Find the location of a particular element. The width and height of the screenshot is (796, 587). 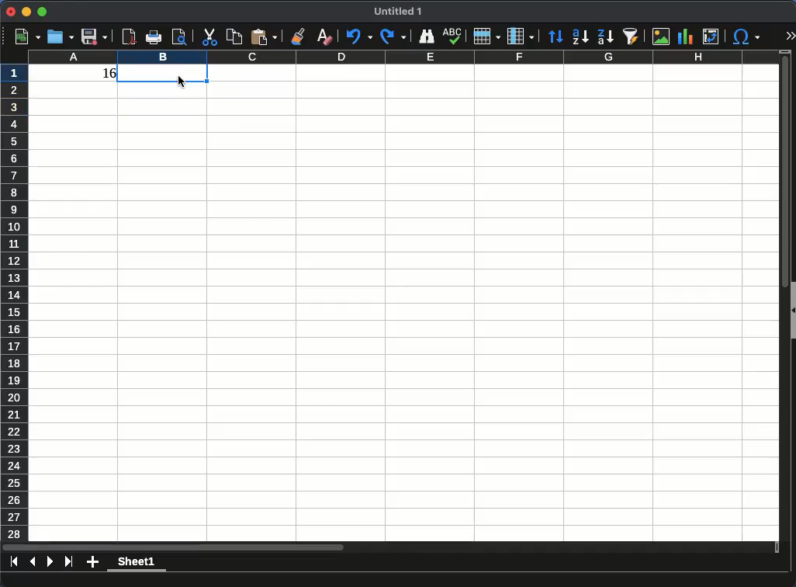

open is located at coordinates (59, 37).